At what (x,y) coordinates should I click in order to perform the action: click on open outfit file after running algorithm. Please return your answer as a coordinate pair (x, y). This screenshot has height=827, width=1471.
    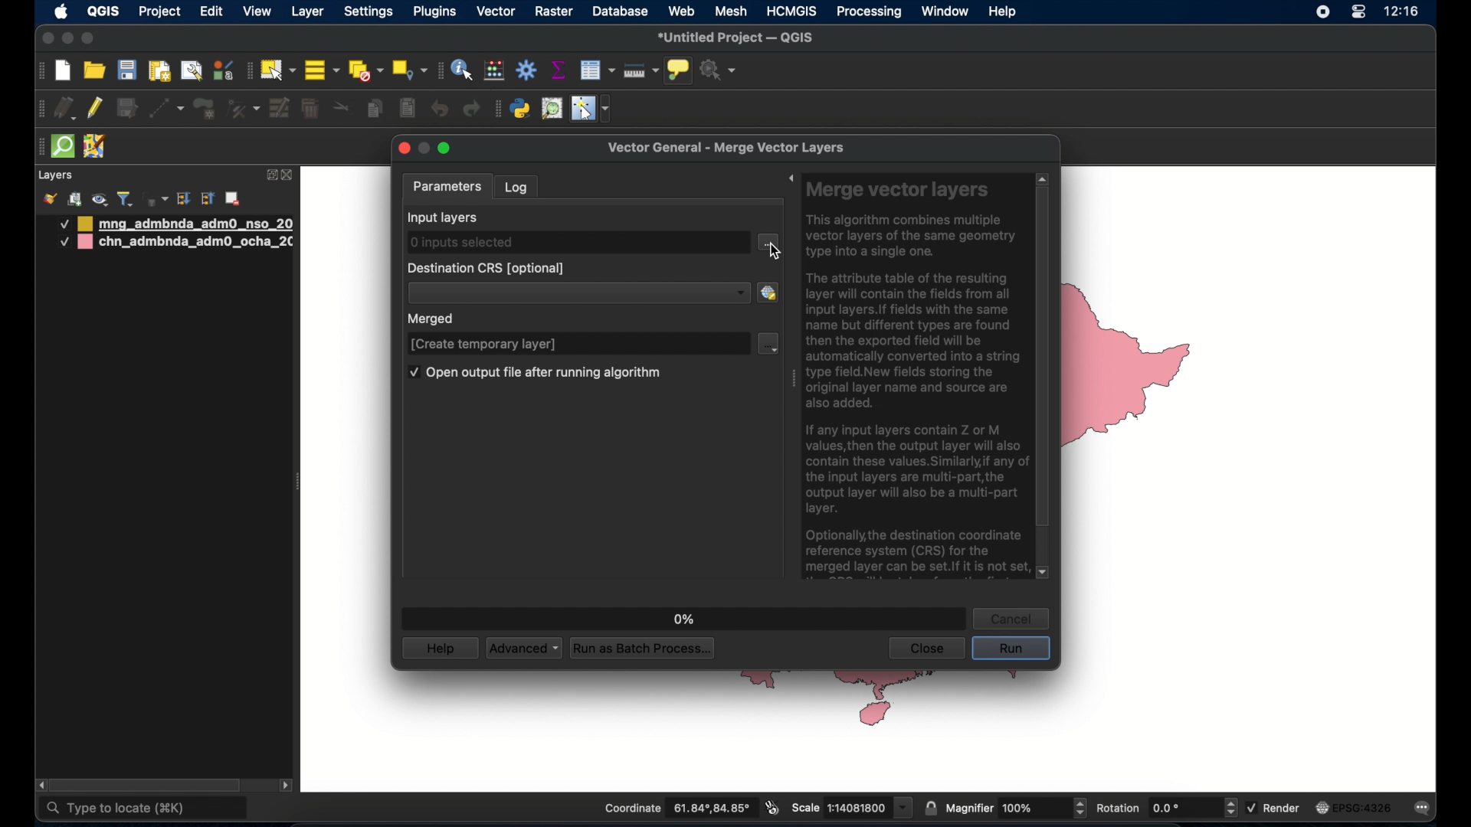
    Looking at the image, I should click on (534, 374).